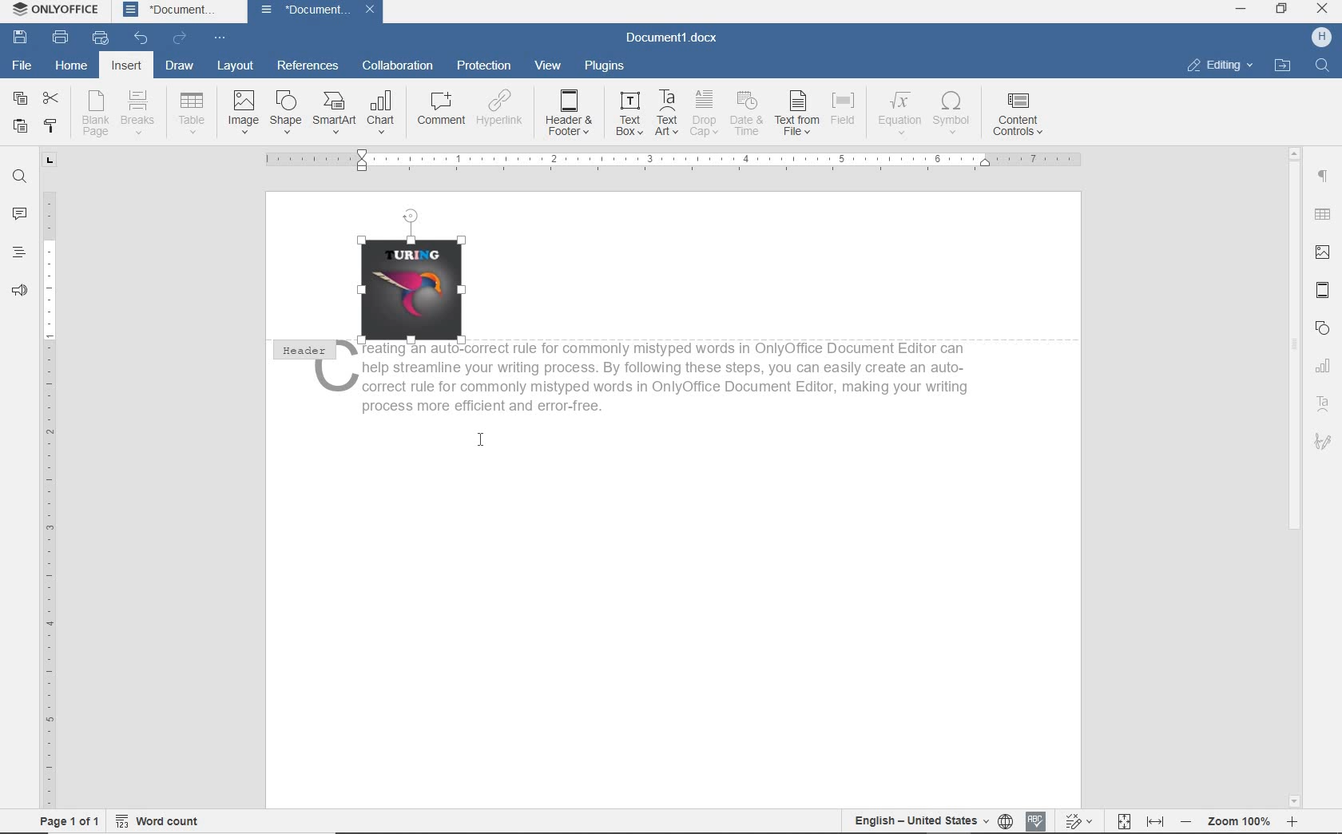 This screenshot has height=834, width=1342. What do you see at coordinates (1320, 8) in the screenshot?
I see `CLOSE` at bounding box center [1320, 8].